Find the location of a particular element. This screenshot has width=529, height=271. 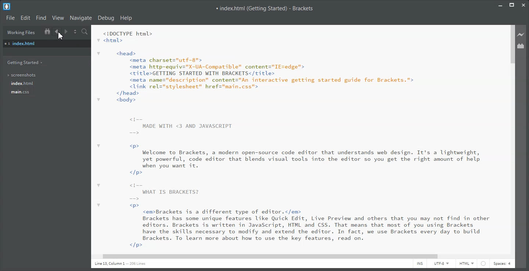

Live Preview is located at coordinates (522, 34).